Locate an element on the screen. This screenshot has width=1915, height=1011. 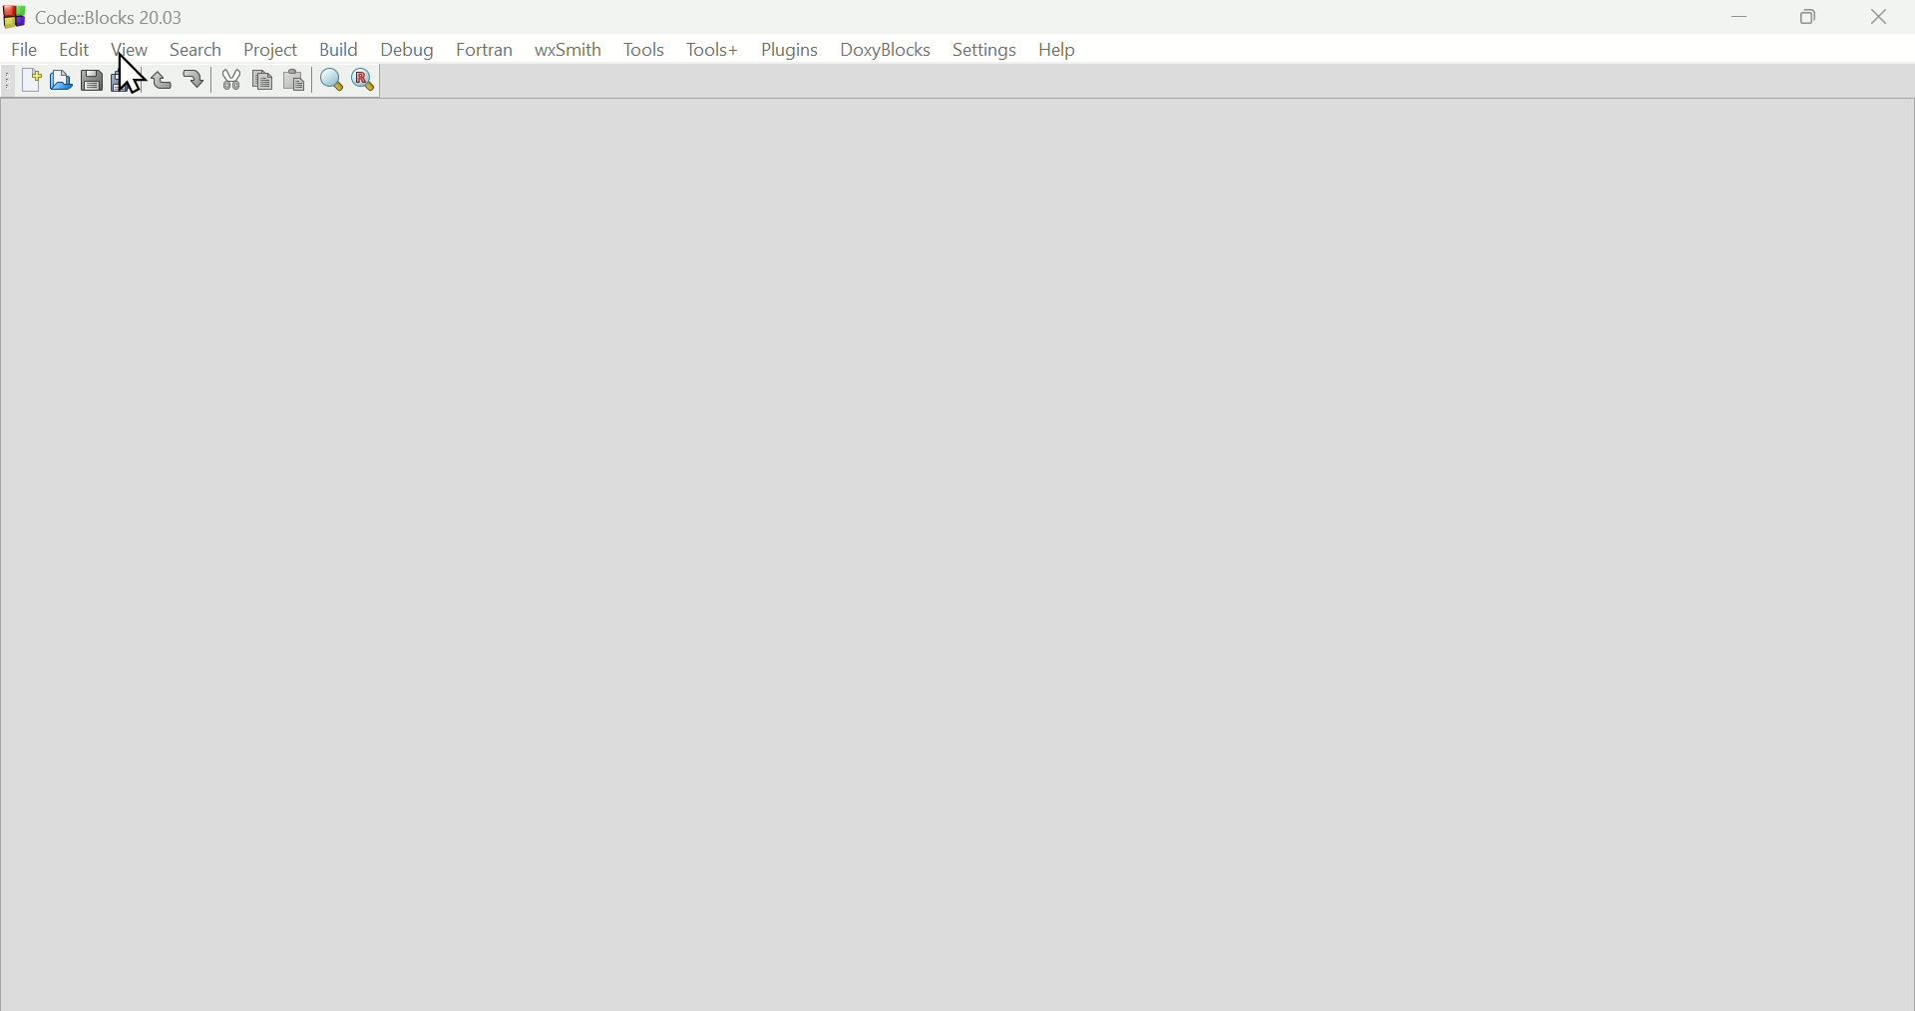
Search is located at coordinates (192, 48).